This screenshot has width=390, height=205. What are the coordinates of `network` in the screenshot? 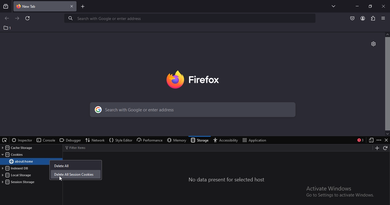 It's located at (96, 140).